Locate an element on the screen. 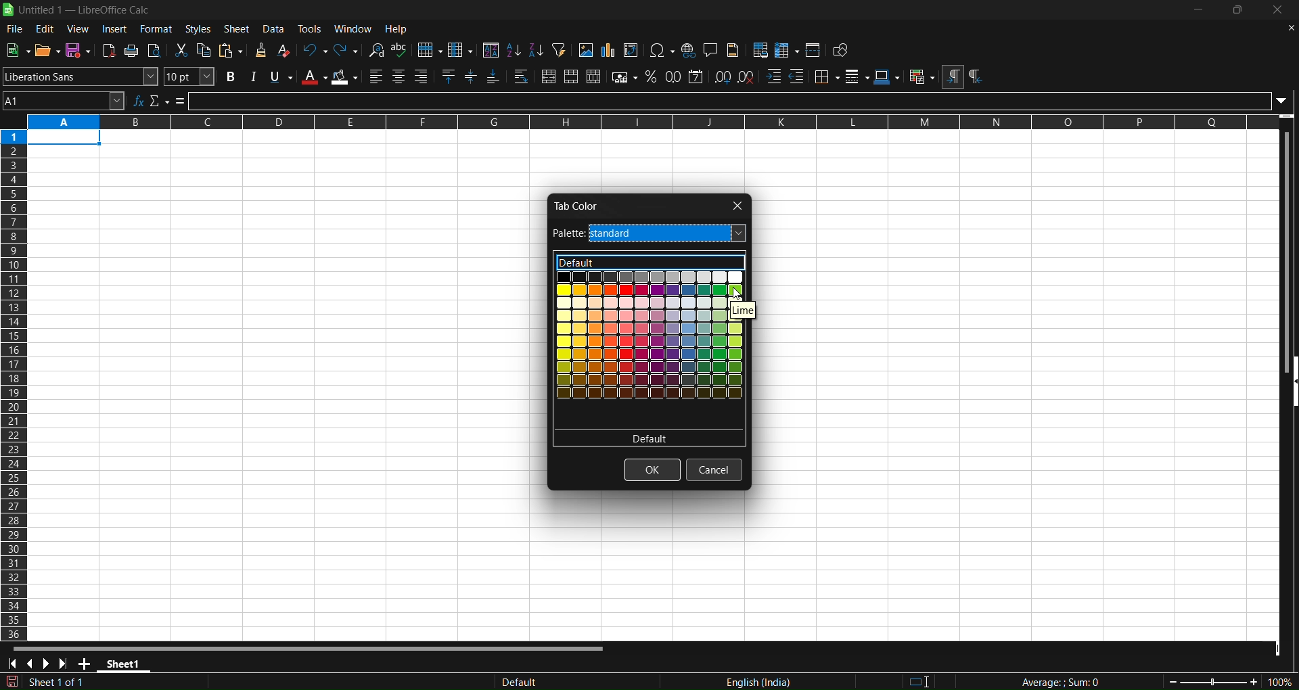  center vertically is located at coordinates (472, 77).